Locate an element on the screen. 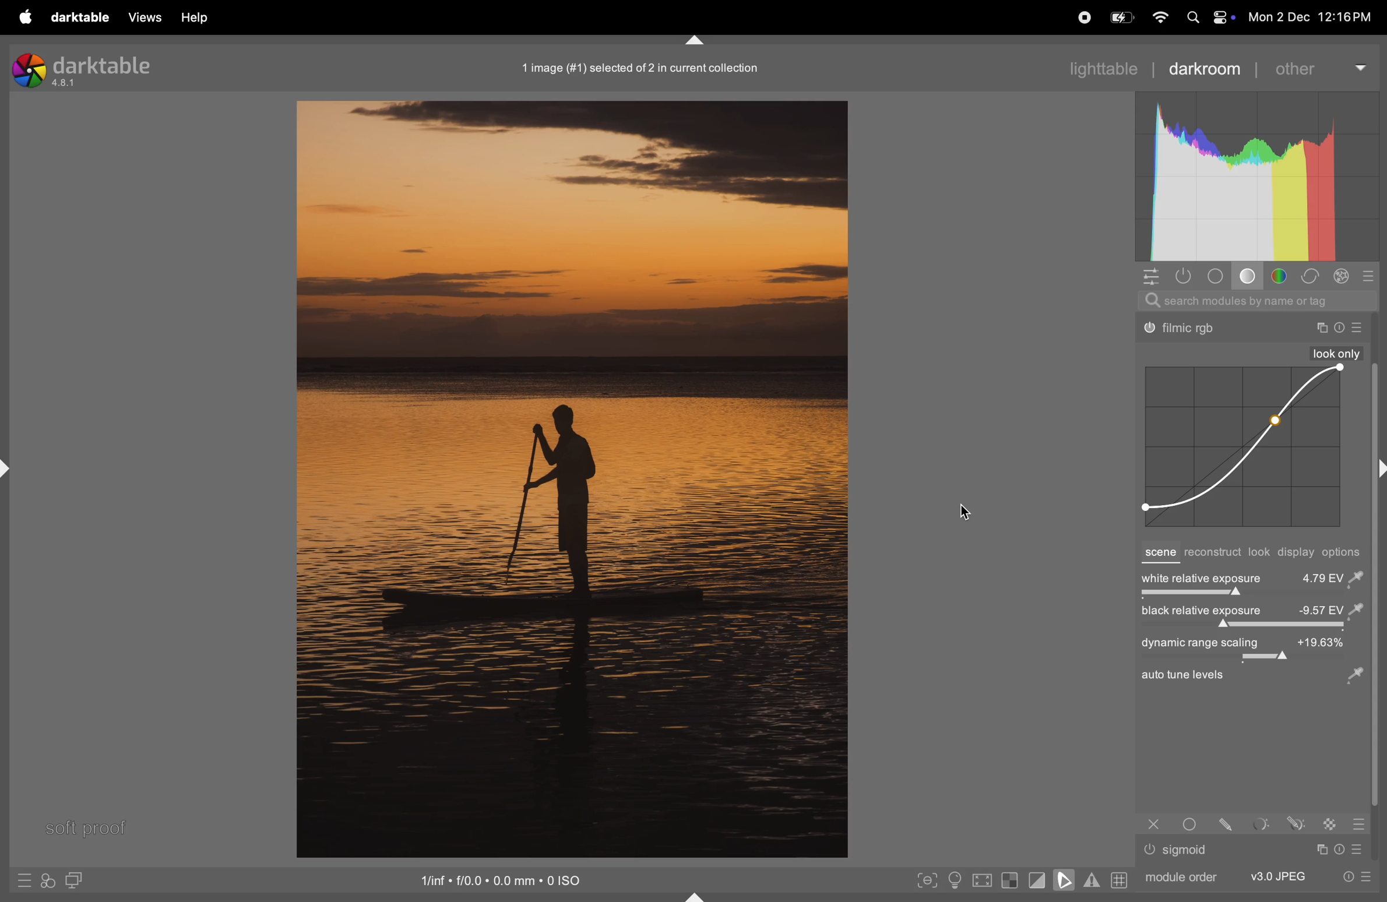 This screenshot has width=1387, height=902. views is located at coordinates (142, 17).